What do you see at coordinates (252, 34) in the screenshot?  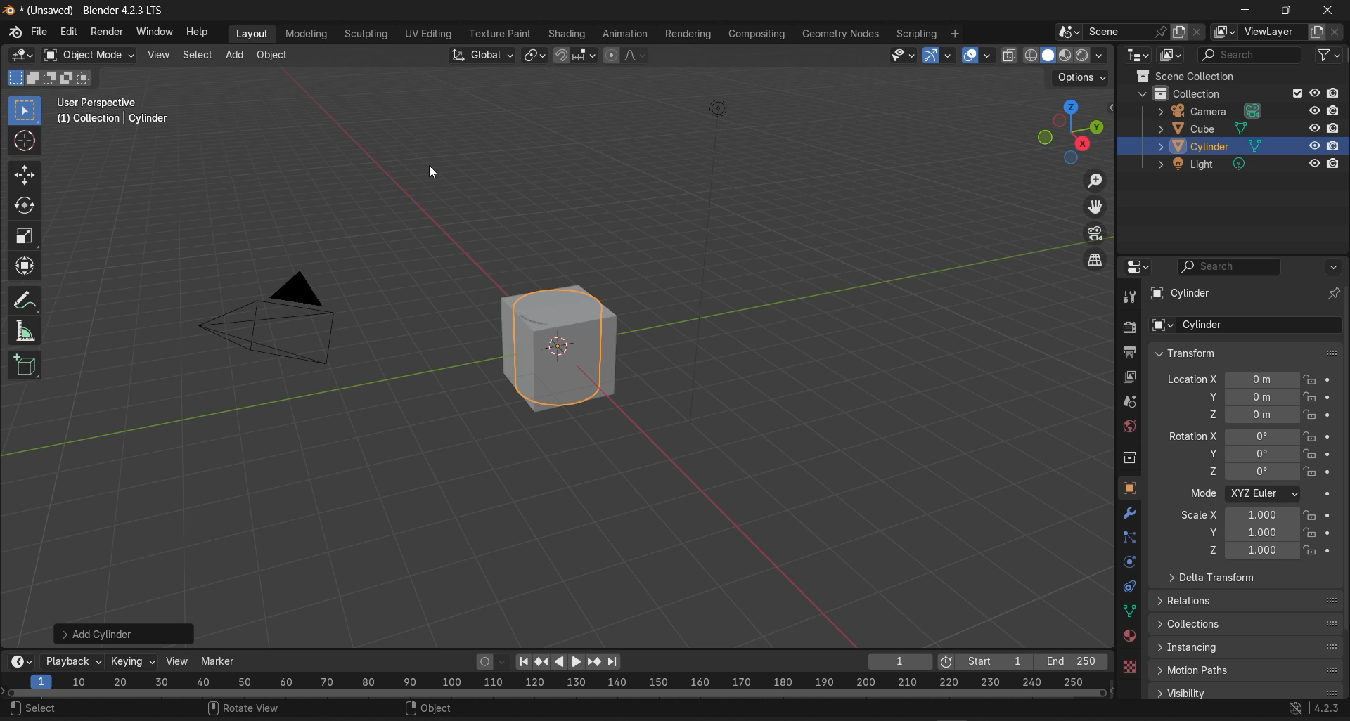 I see `layout` at bounding box center [252, 34].